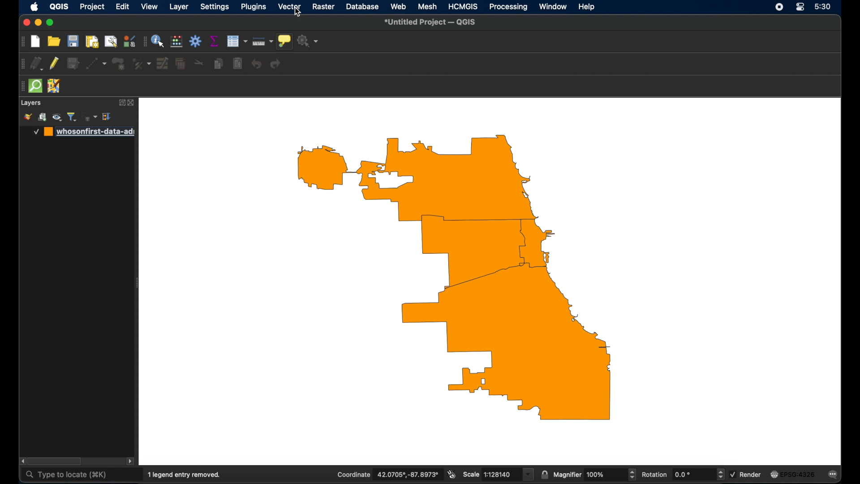 The image size is (860, 484). What do you see at coordinates (150, 7) in the screenshot?
I see `view` at bounding box center [150, 7].